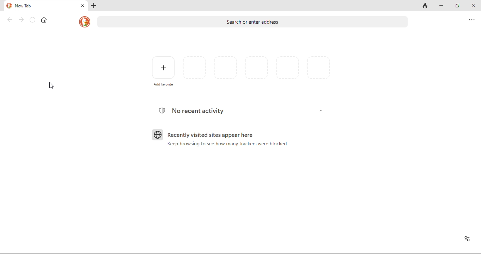  I want to click on search or enter address, so click(254, 24).